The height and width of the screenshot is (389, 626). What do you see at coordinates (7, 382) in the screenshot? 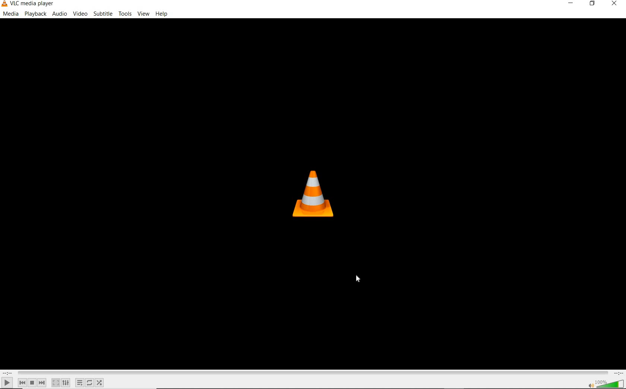
I see `play` at bounding box center [7, 382].